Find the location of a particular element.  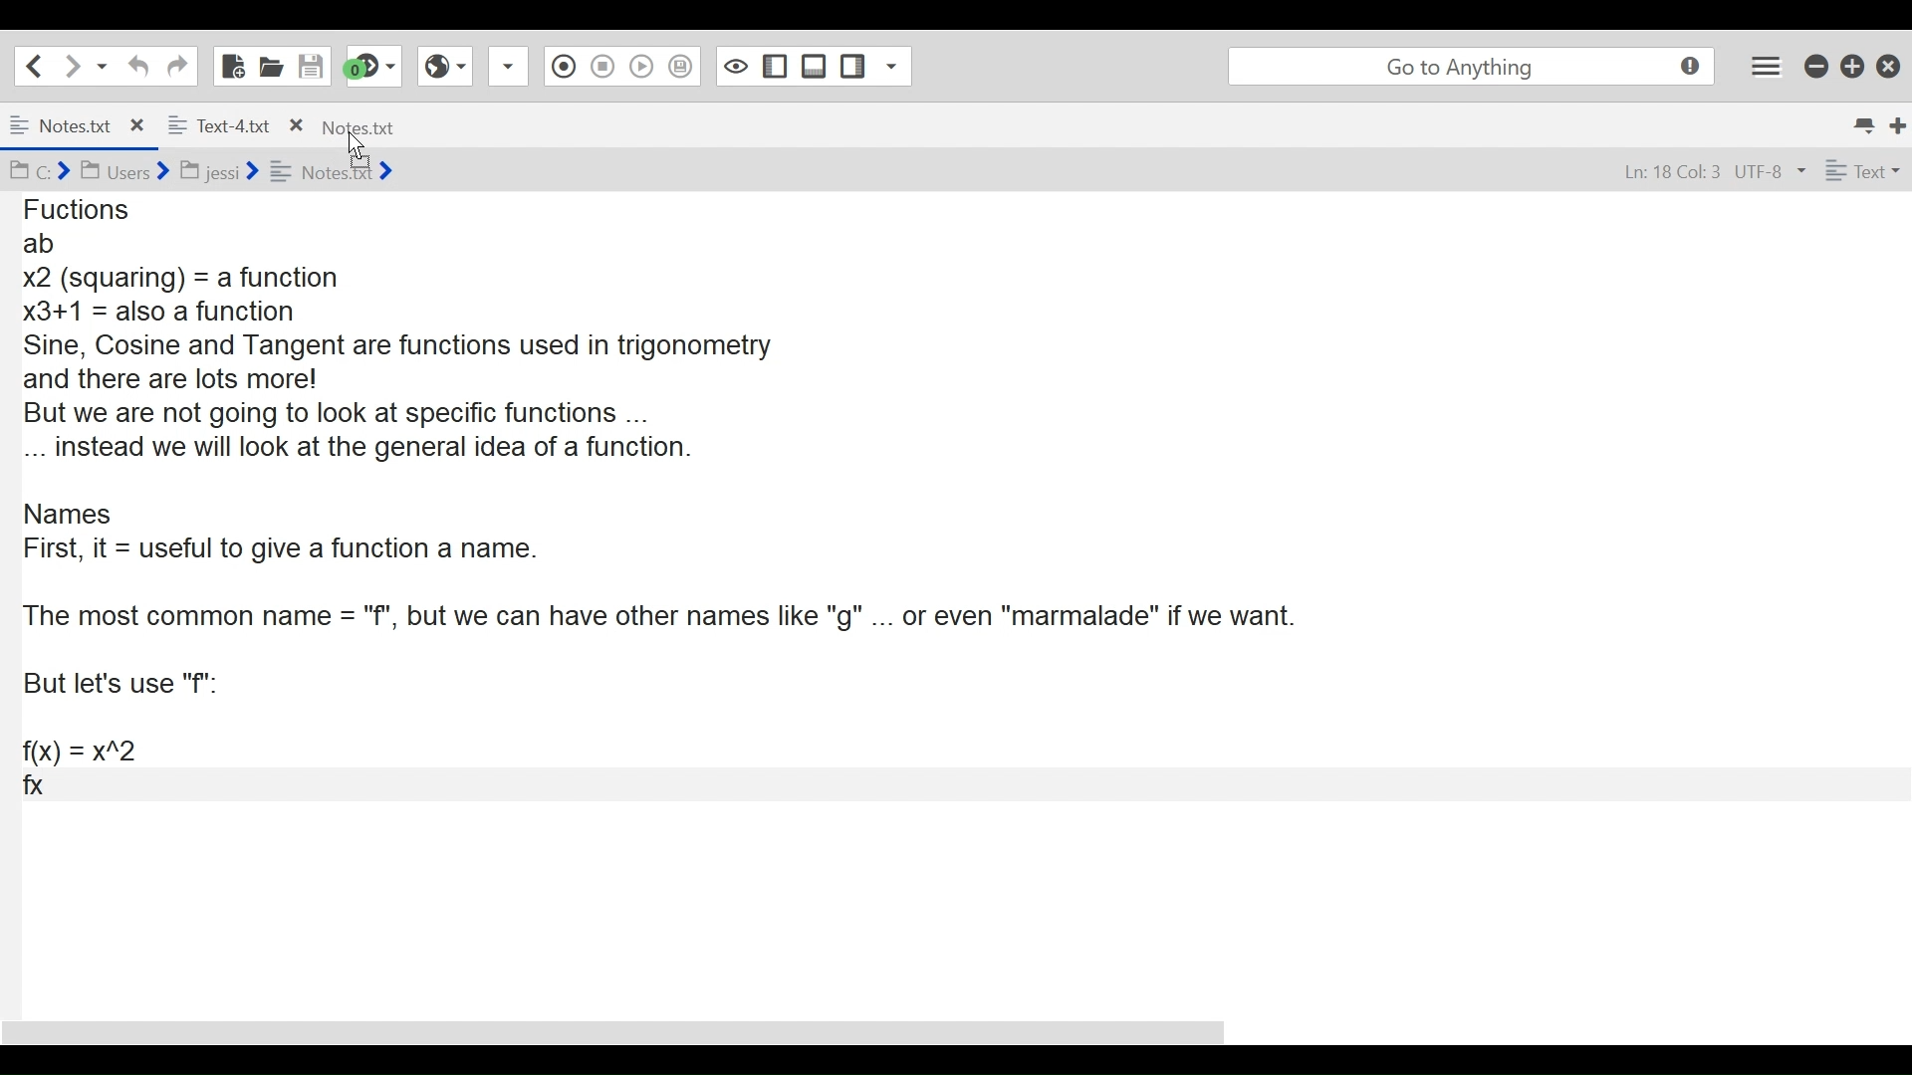

Application menu is located at coordinates (1768, 66).